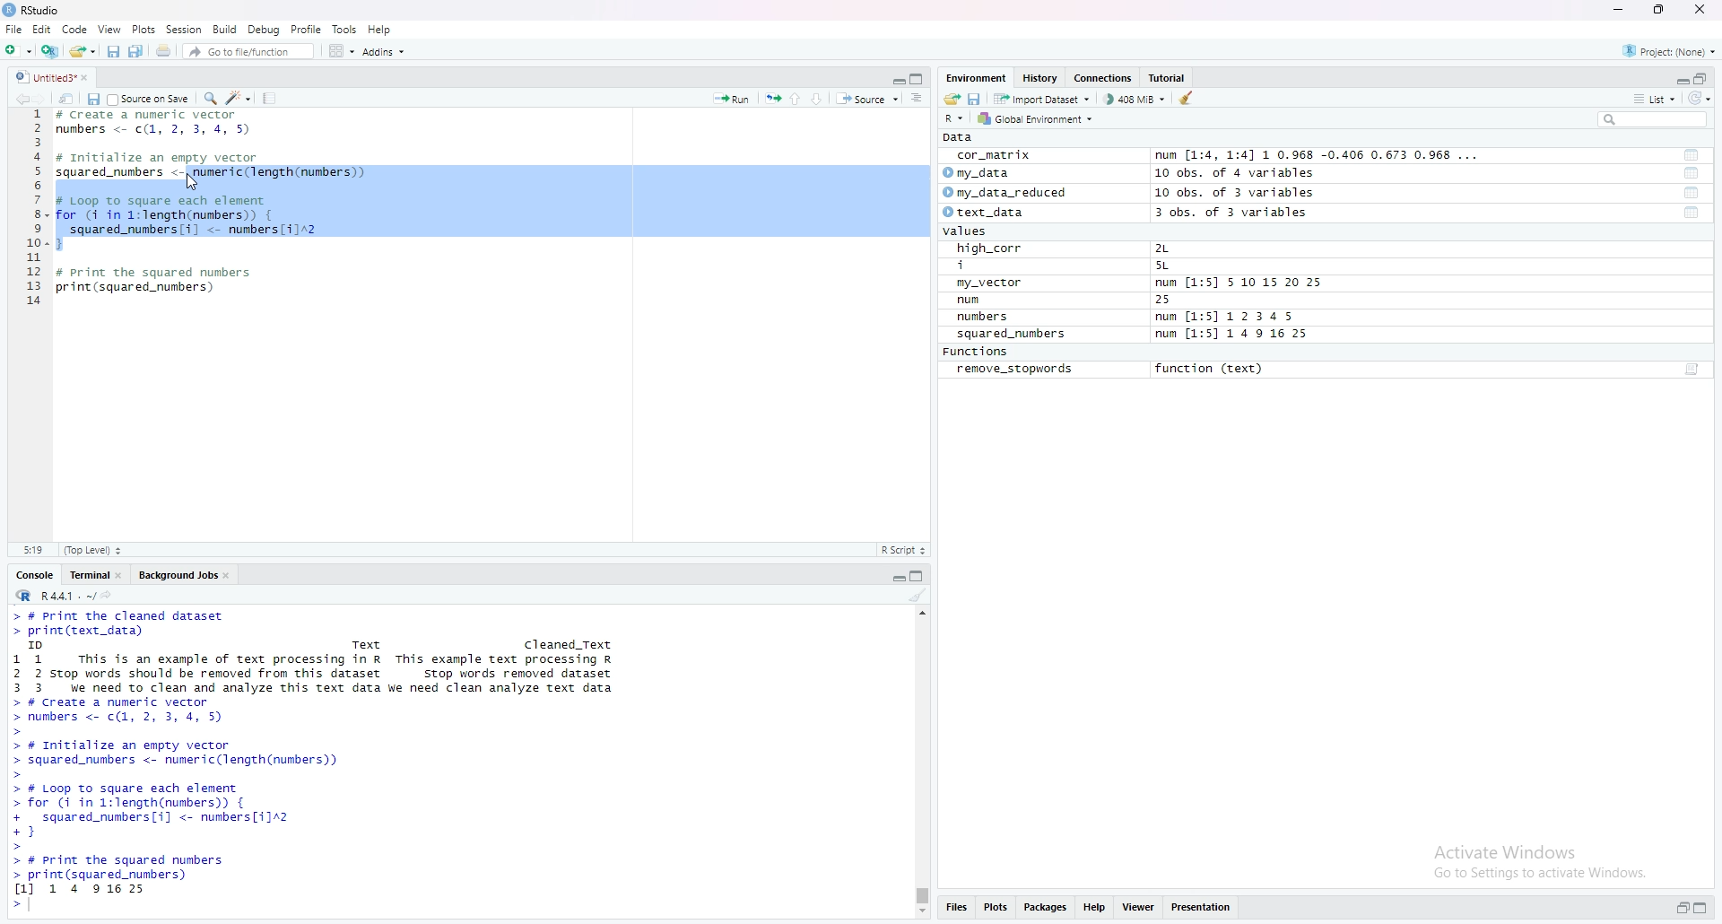 Image resolution: width=1722 pixels, height=924 pixels. What do you see at coordinates (1172, 248) in the screenshot?
I see `2L` at bounding box center [1172, 248].